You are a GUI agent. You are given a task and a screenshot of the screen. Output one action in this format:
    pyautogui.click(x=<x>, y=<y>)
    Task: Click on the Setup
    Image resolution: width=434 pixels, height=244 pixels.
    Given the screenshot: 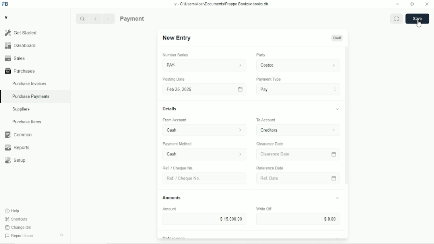 What is the action you would take?
    pyautogui.click(x=35, y=160)
    